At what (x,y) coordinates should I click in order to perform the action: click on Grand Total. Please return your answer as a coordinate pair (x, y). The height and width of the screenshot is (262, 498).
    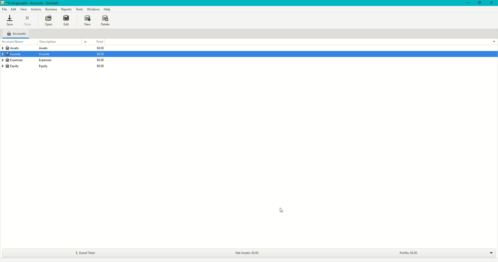
    Looking at the image, I should click on (85, 253).